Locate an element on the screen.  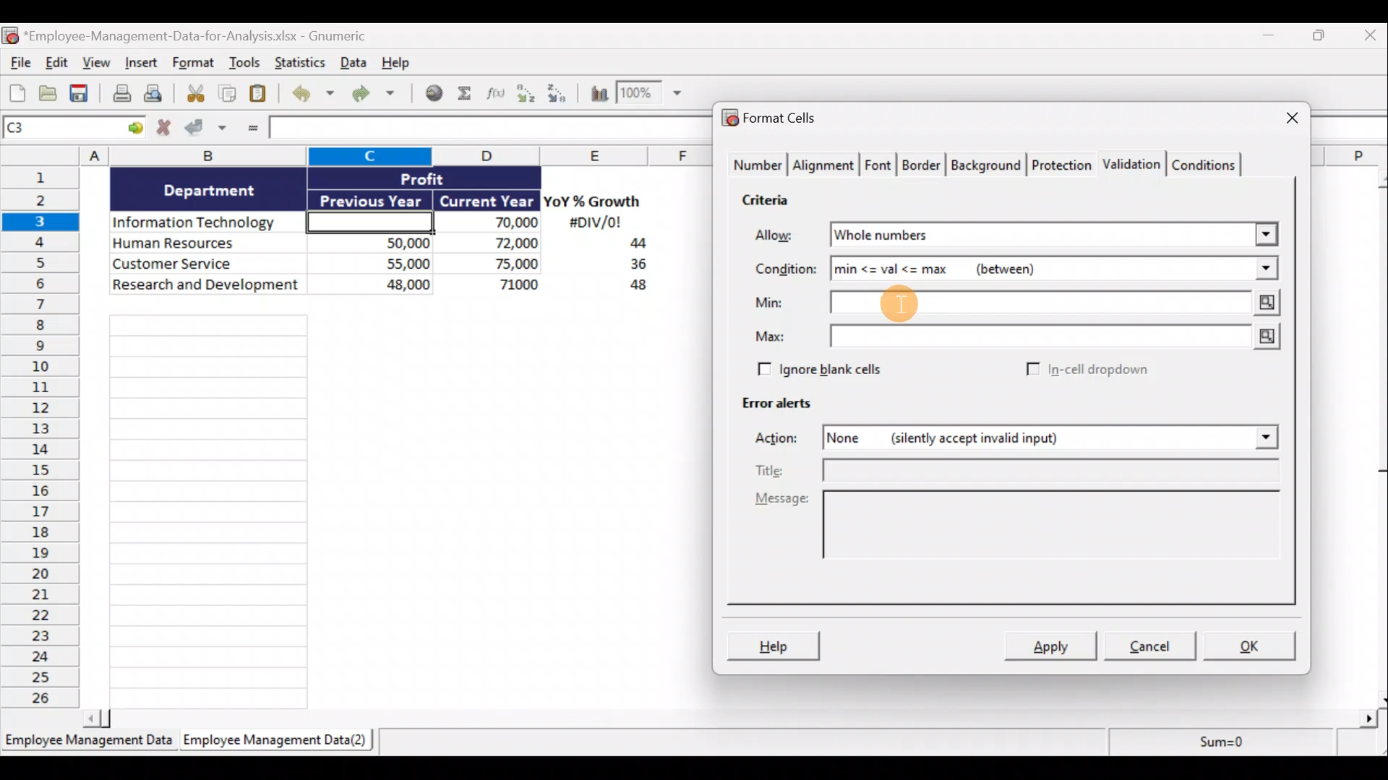
Cell C3 is located at coordinates (366, 220).